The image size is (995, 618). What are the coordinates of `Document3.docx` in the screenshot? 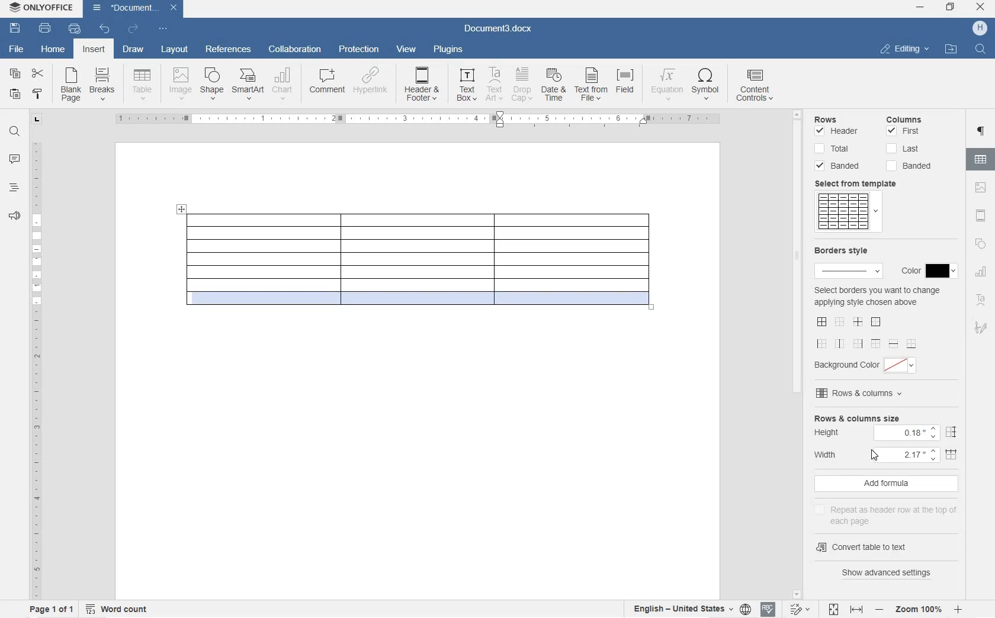 It's located at (496, 31).